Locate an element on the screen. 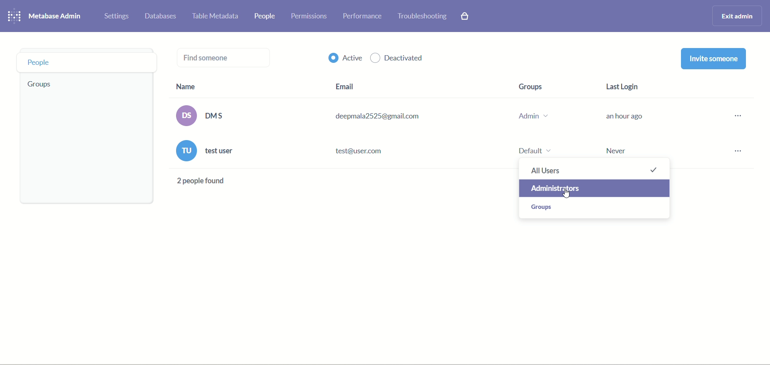 The image size is (770, 365). logo is located at coordinates (15, 15).